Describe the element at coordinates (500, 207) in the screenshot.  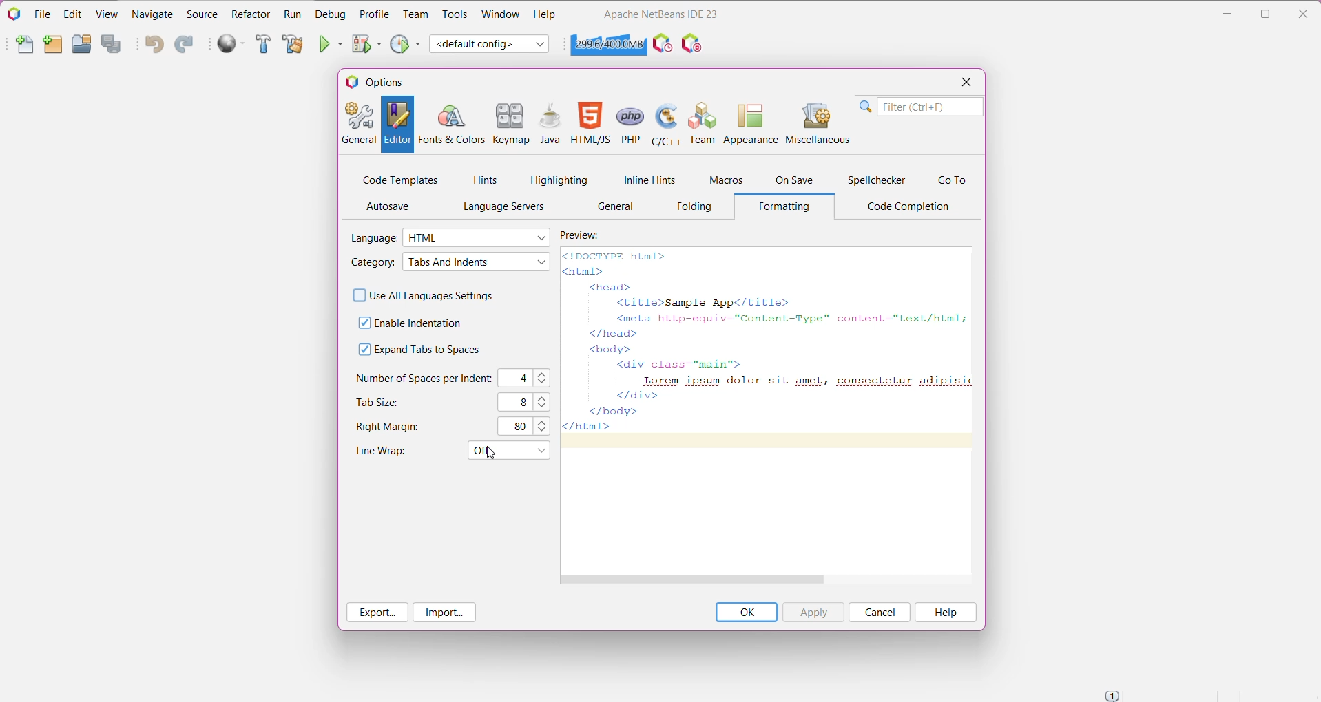
I see `Language Servers` at that location.